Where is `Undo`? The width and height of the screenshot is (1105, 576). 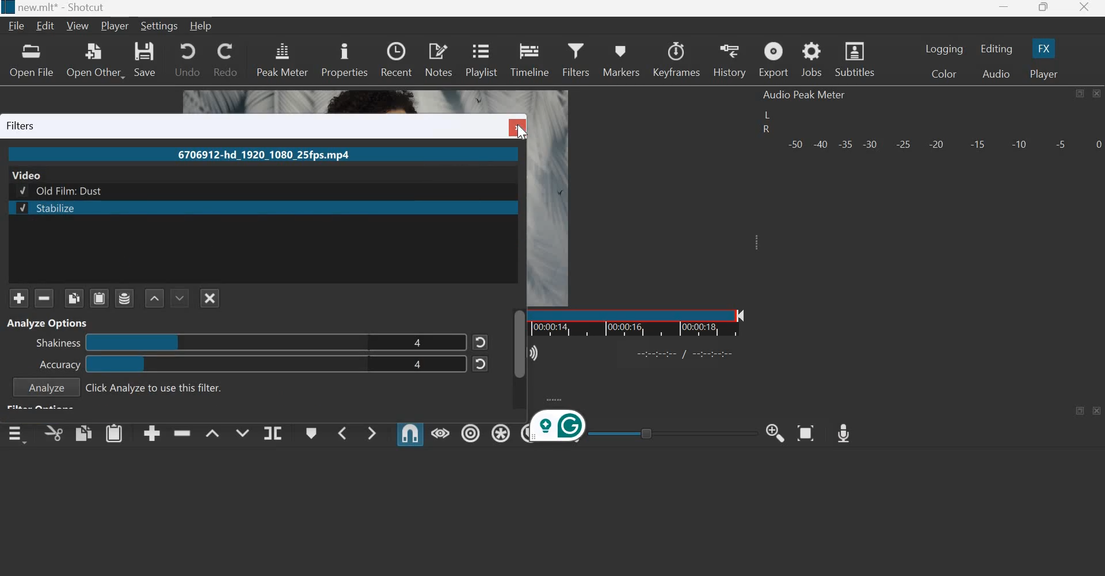 Undo is located at coordinates (185, 60).